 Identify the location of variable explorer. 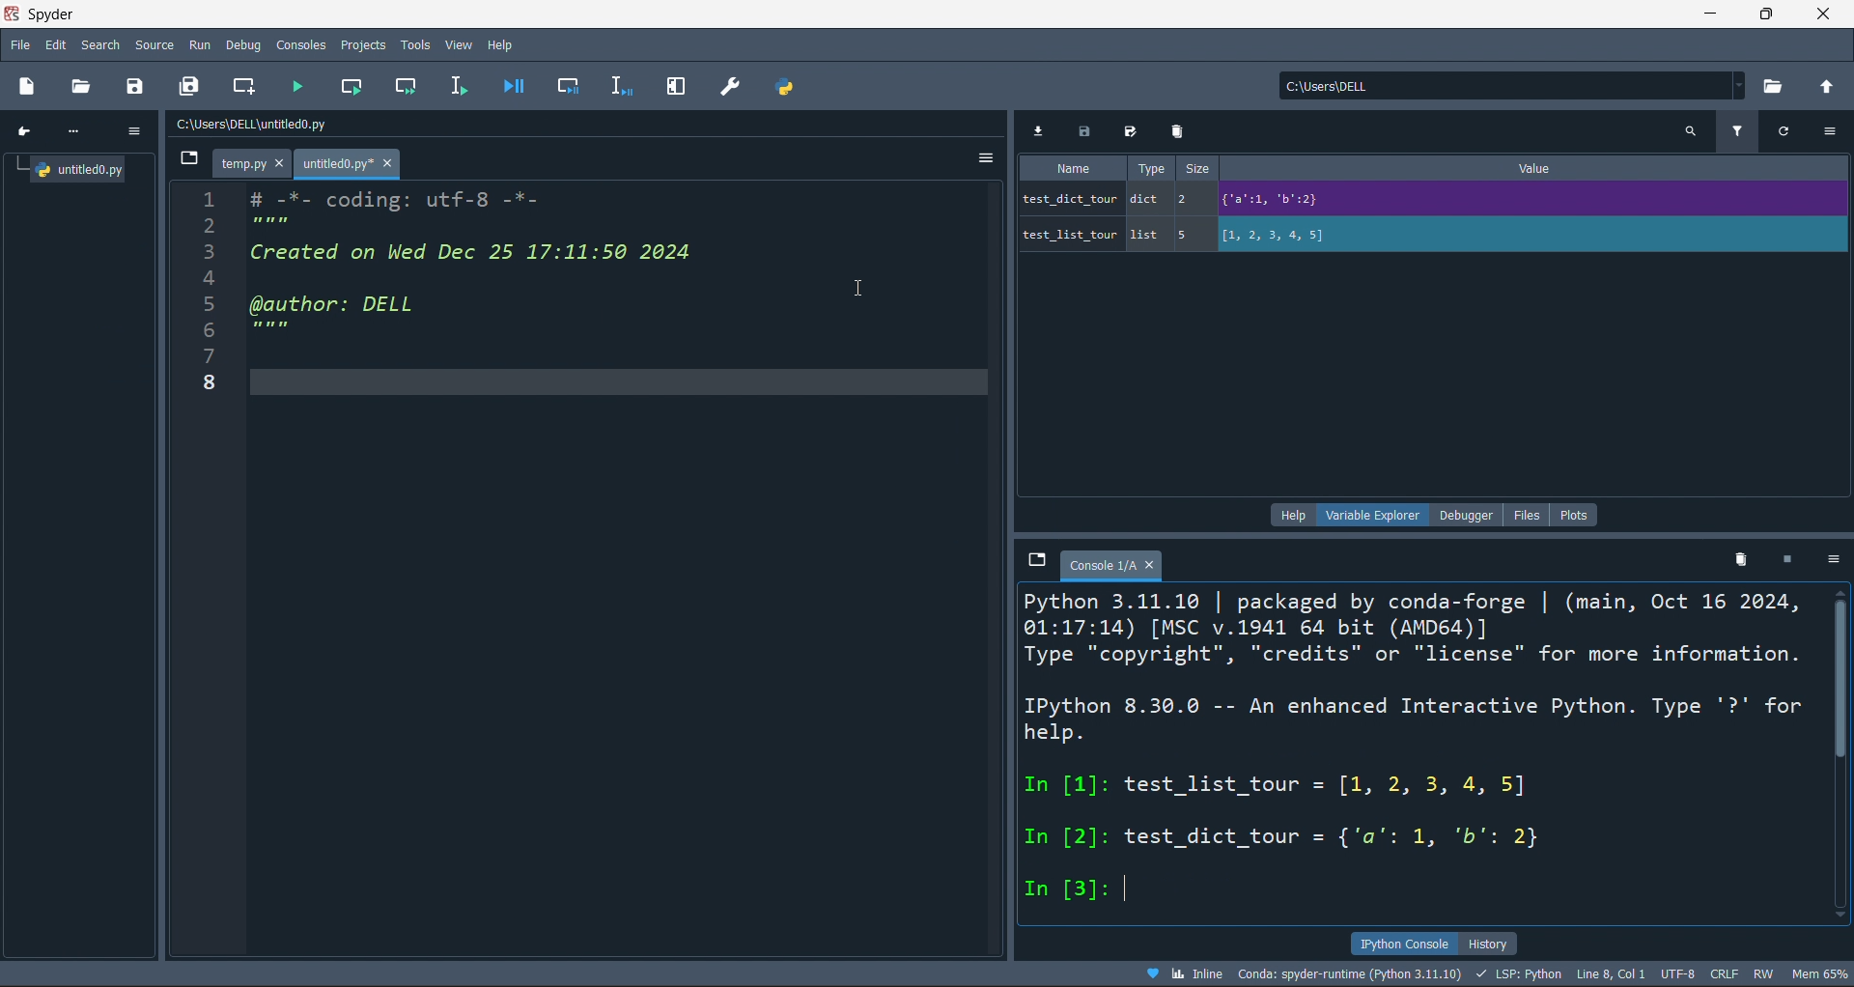
(1376, 515).